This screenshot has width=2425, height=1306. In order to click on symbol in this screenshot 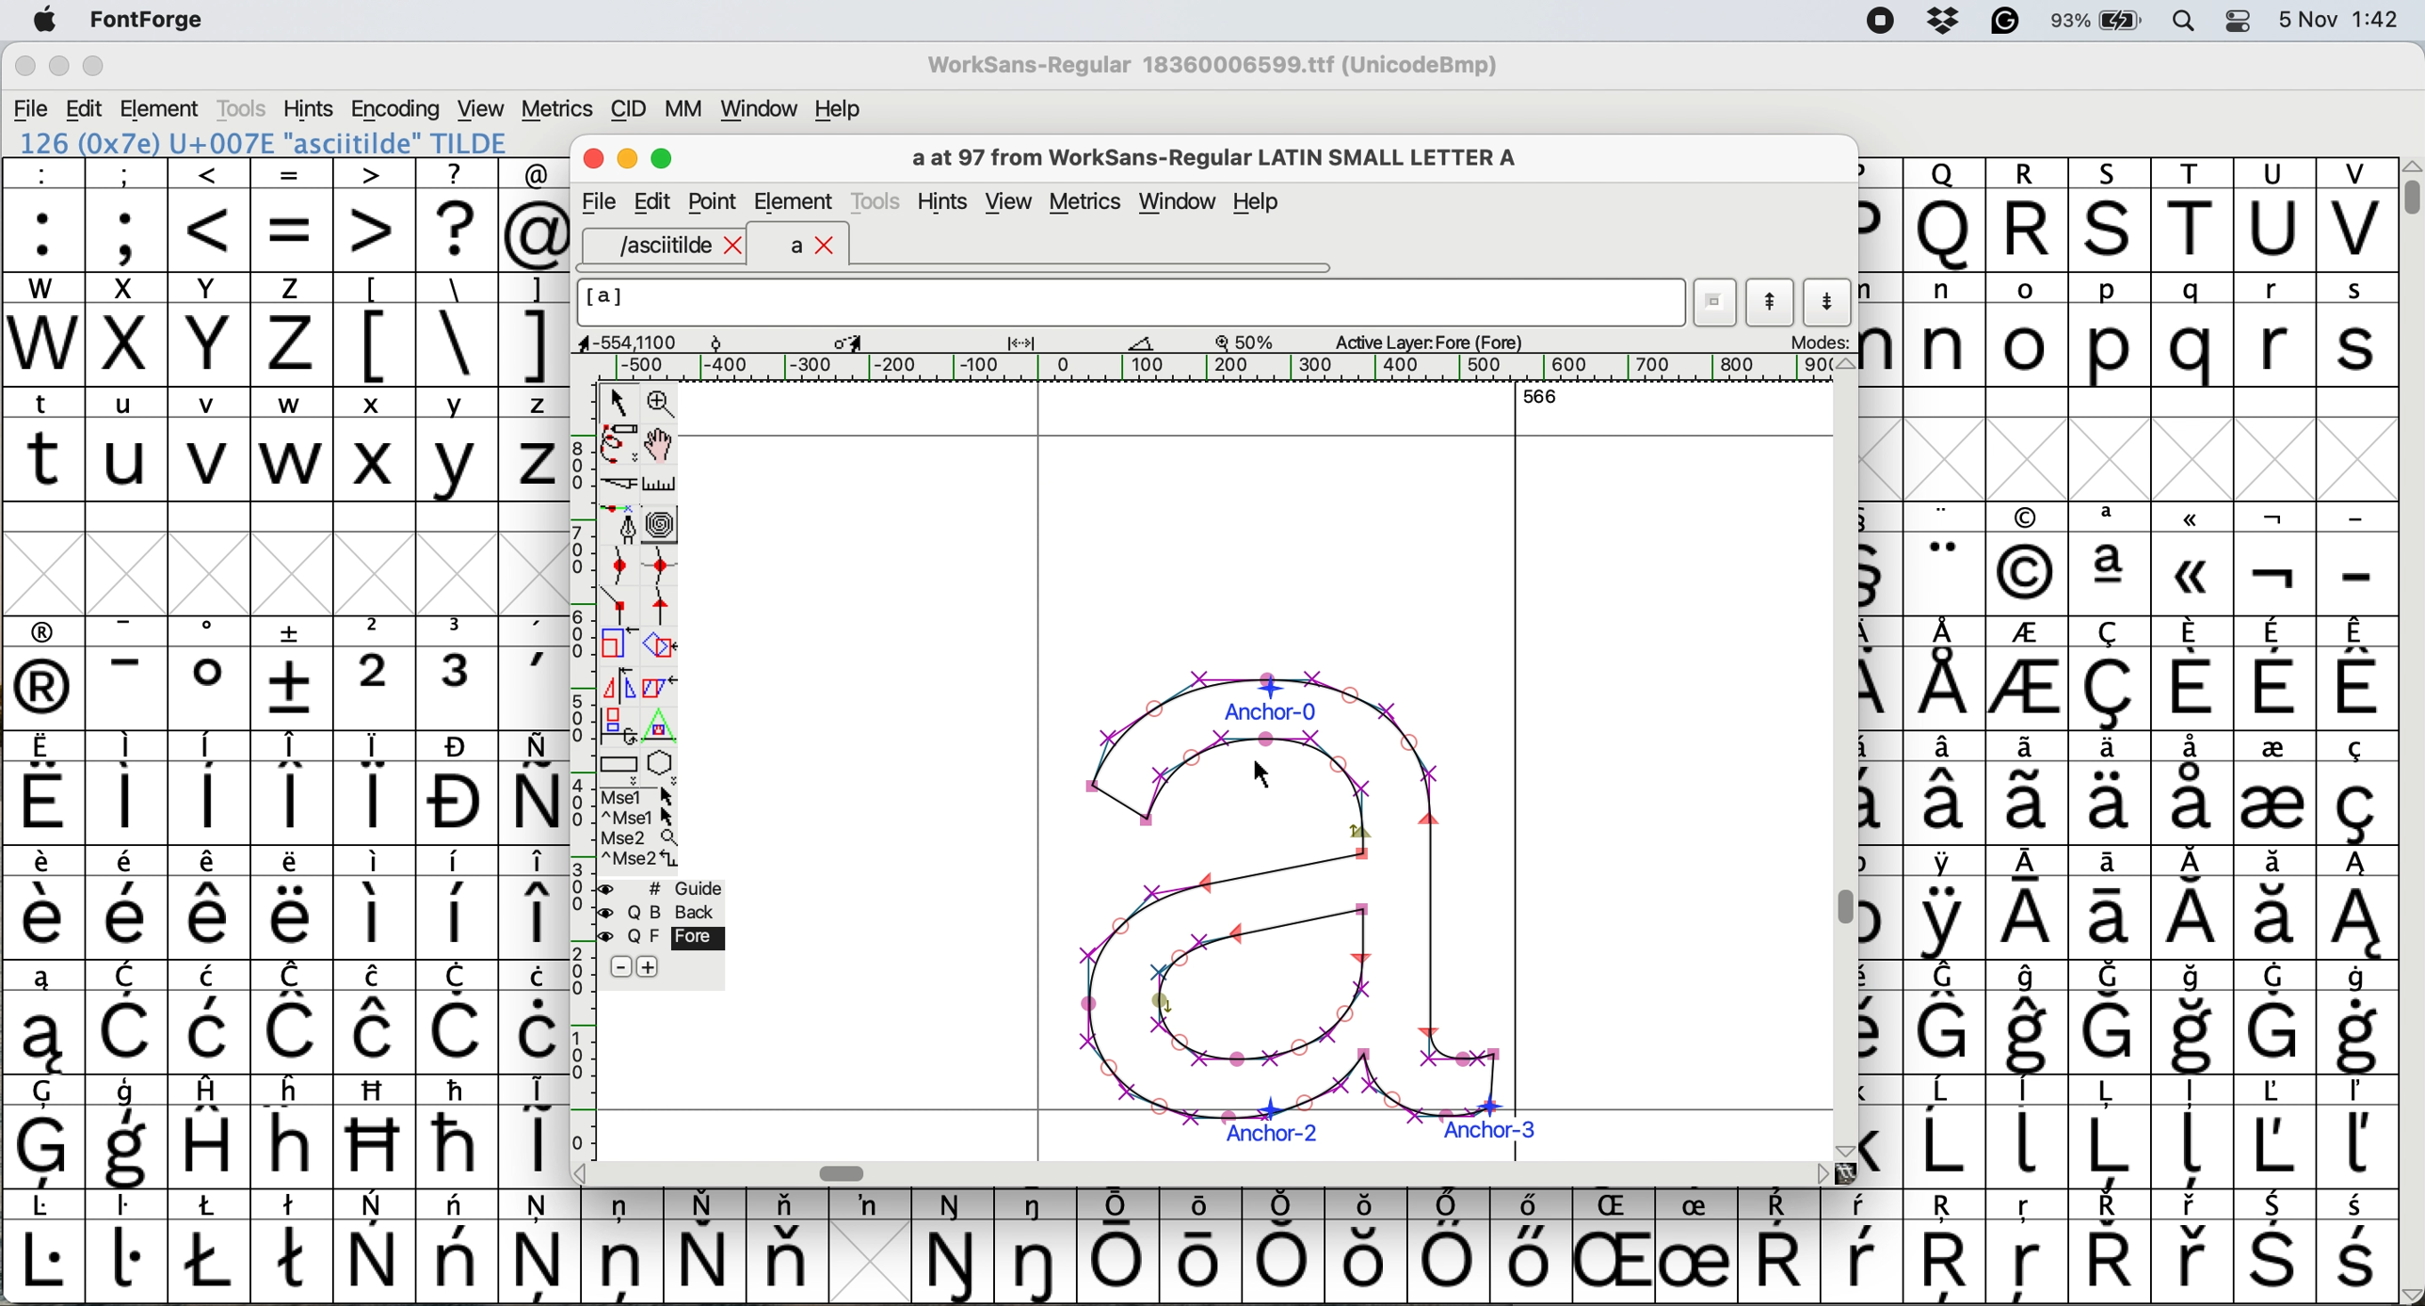, I will do `click(535, 1128)`.